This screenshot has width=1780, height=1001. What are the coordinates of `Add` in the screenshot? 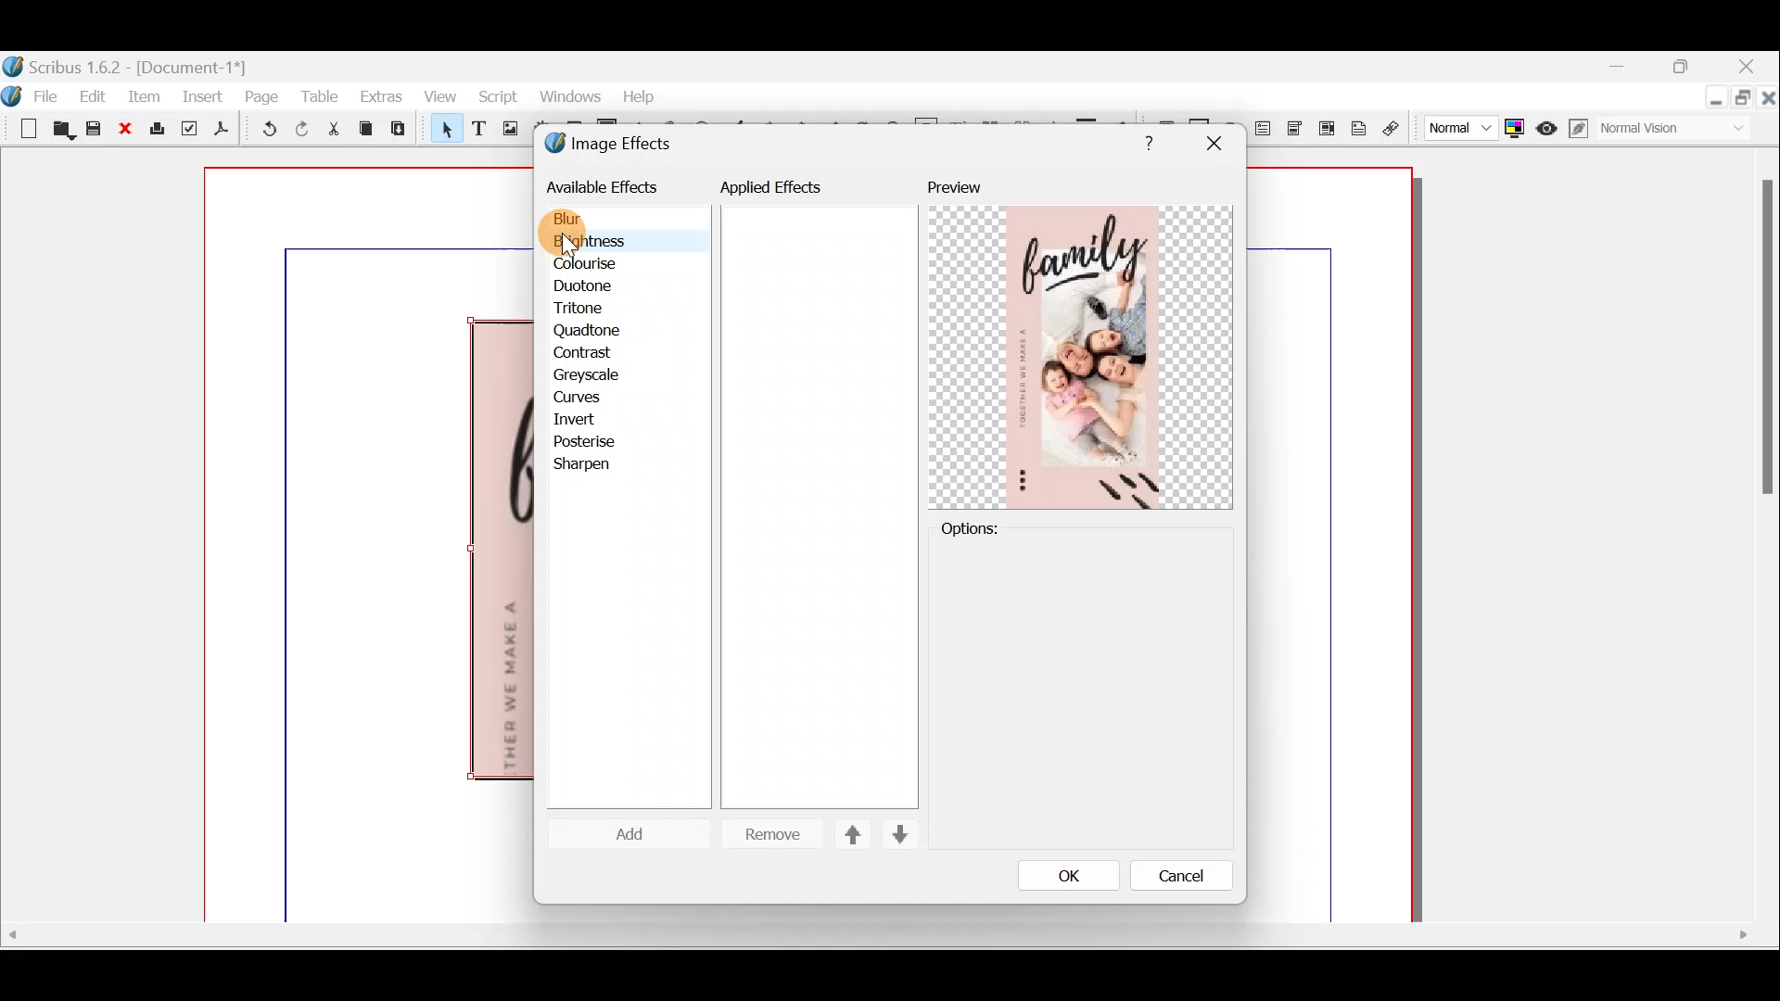 It's located at (637, 836).